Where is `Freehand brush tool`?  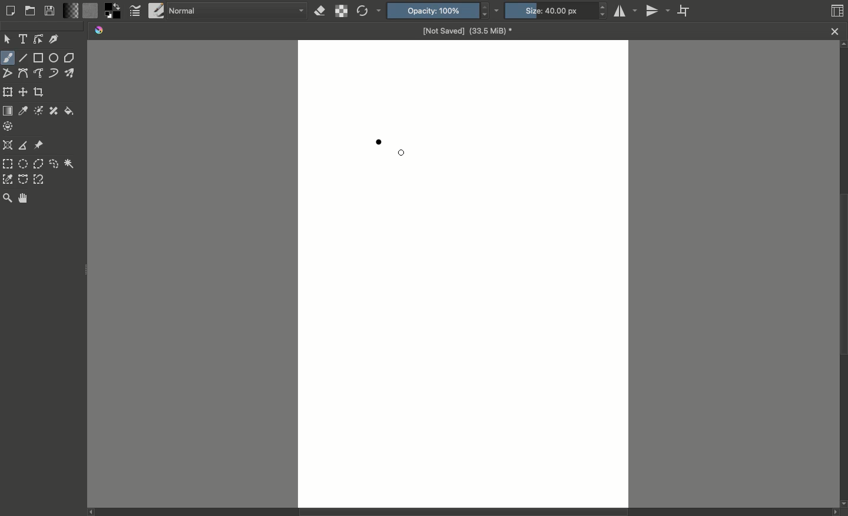
Freehand brush tool is located at coordinates (9, 58).